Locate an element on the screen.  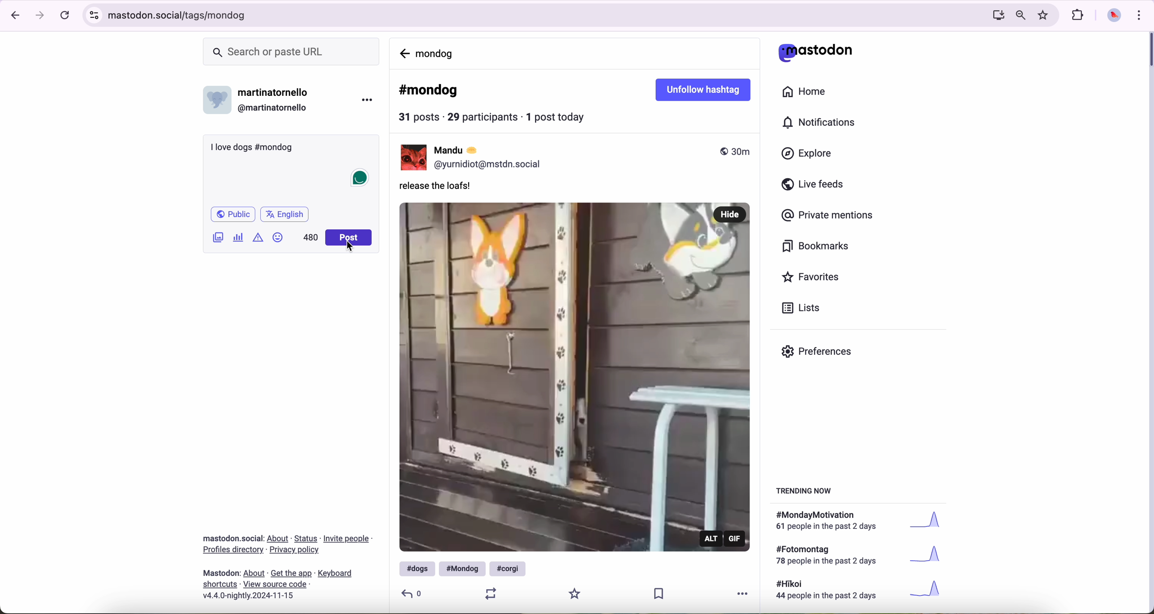
profile is located at coordinates (491, 165).